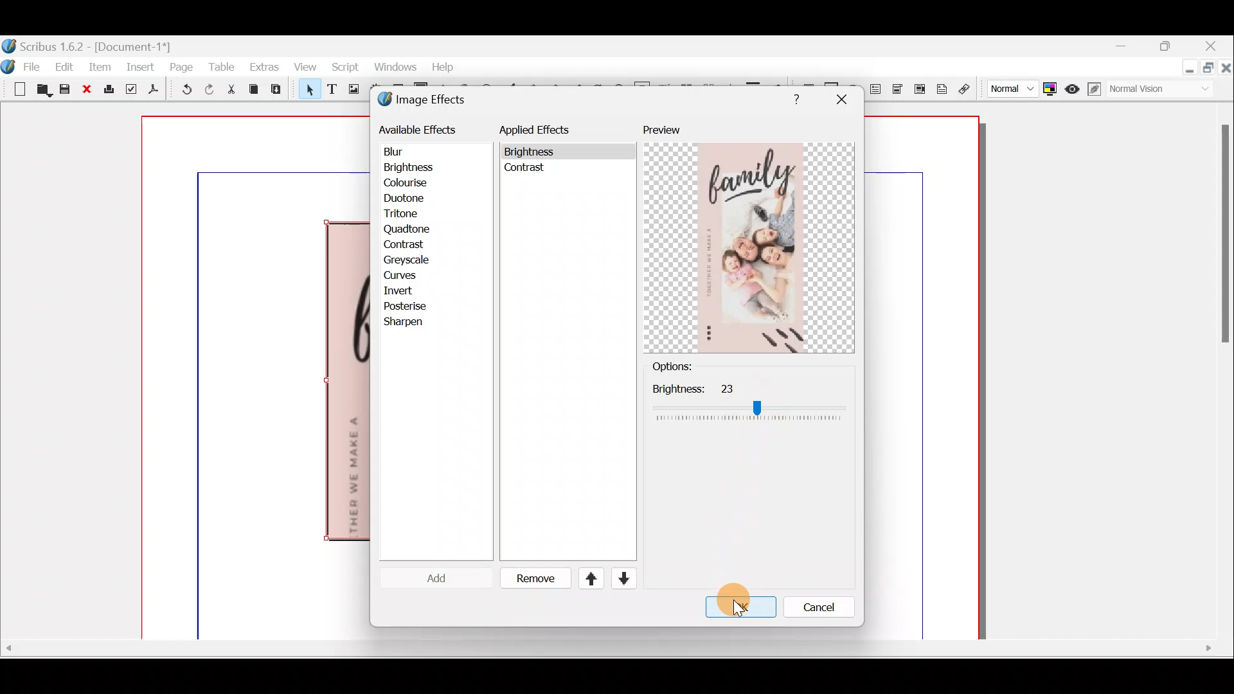 The width and height of the screenshot is (1234, 694). Describe the element at coordinates (410, 291) in the screenshot. I see `Invert` at that location.